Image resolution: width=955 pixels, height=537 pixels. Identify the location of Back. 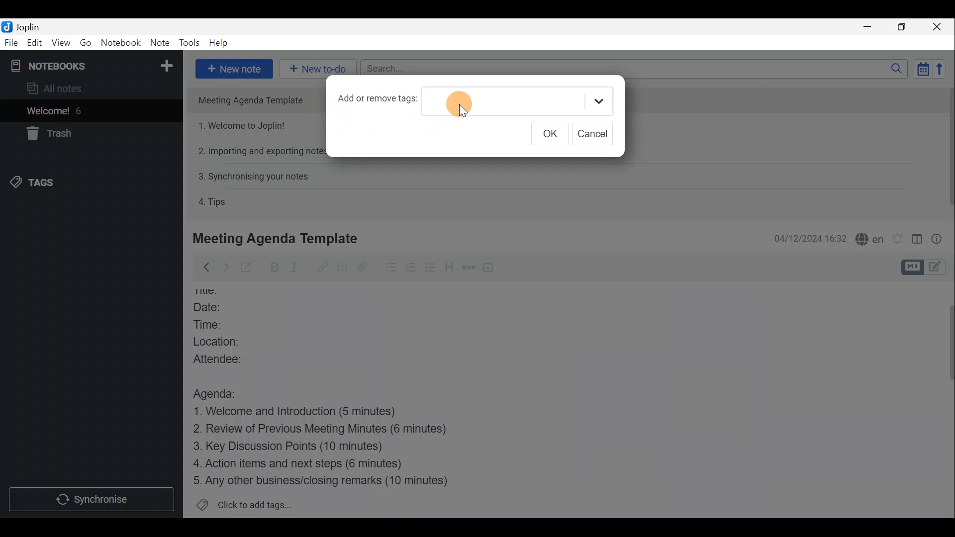
(203, 269).